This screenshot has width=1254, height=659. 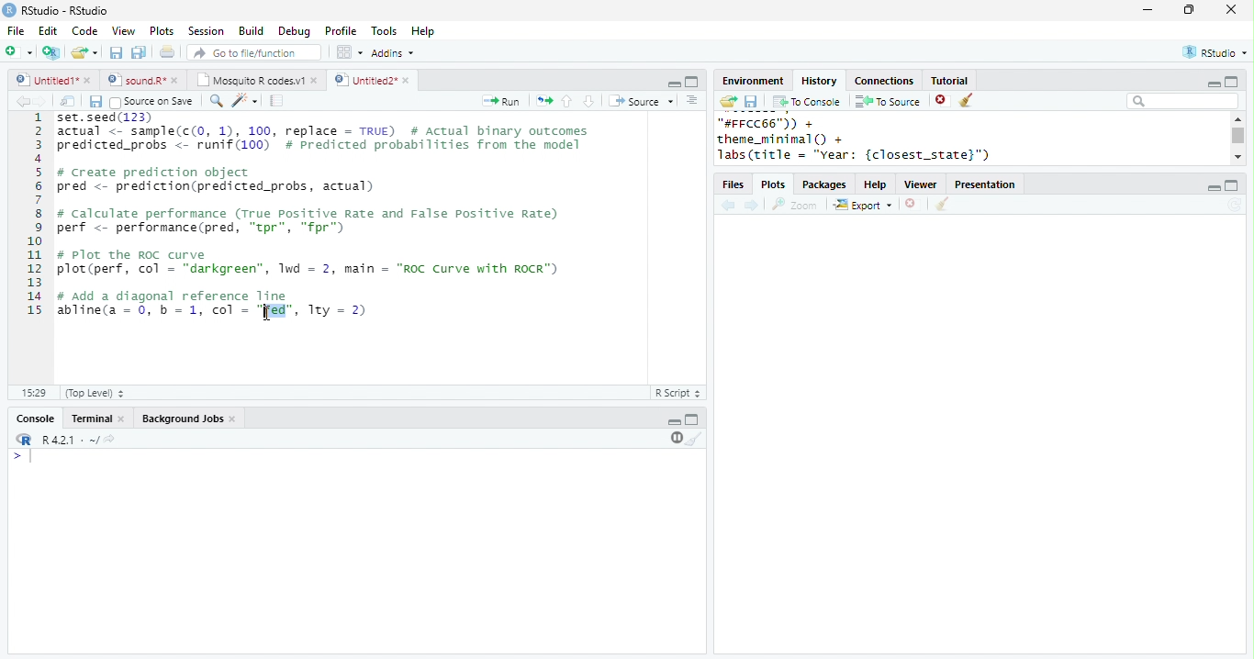 I want to click on search bar, so click(x=1182, y=100).